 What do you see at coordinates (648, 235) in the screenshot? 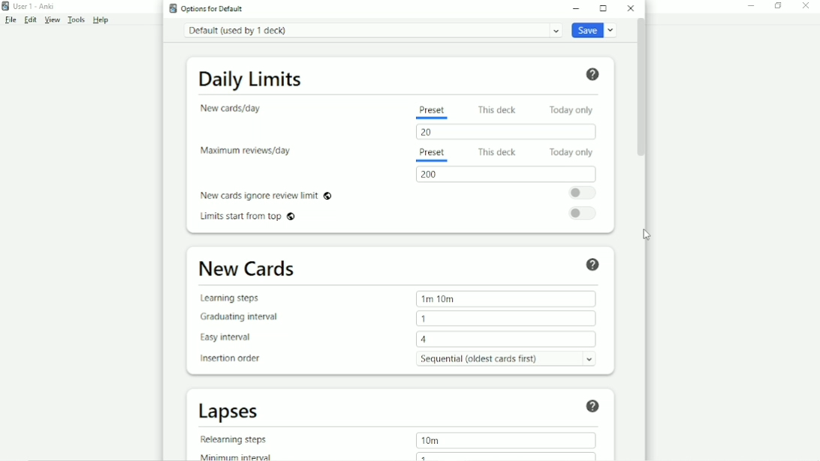
I see `Cursor` at bounding box center [648, 235].